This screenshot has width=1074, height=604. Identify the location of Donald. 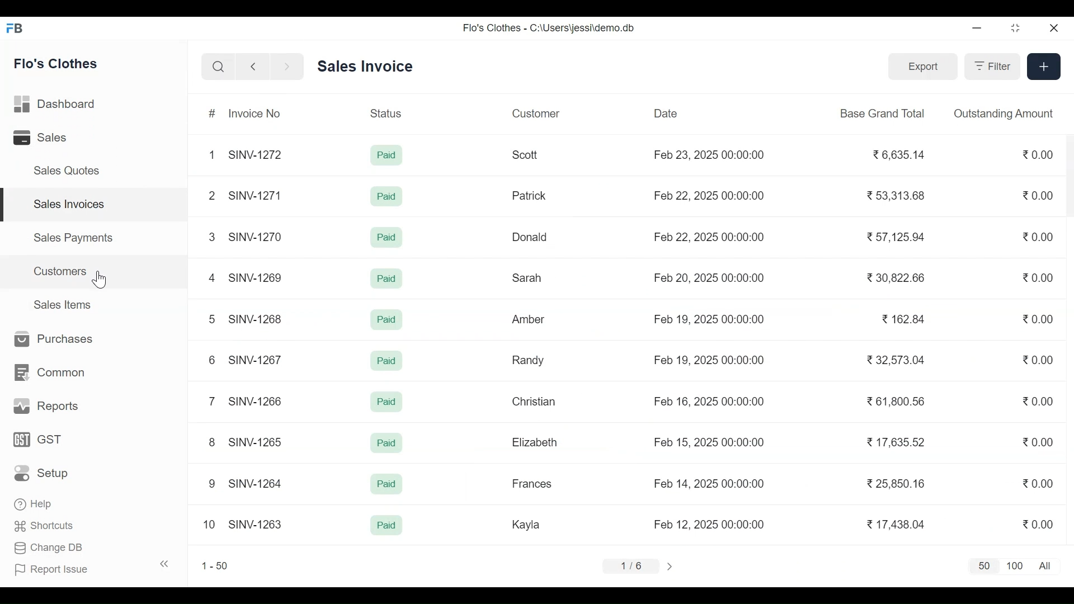
(531, 237).